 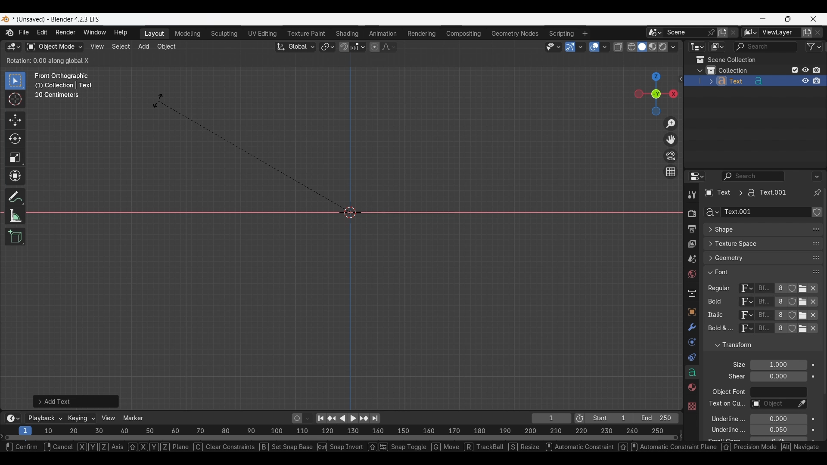 I want to click on UV Editing workspace, so click(x=263, y=34).